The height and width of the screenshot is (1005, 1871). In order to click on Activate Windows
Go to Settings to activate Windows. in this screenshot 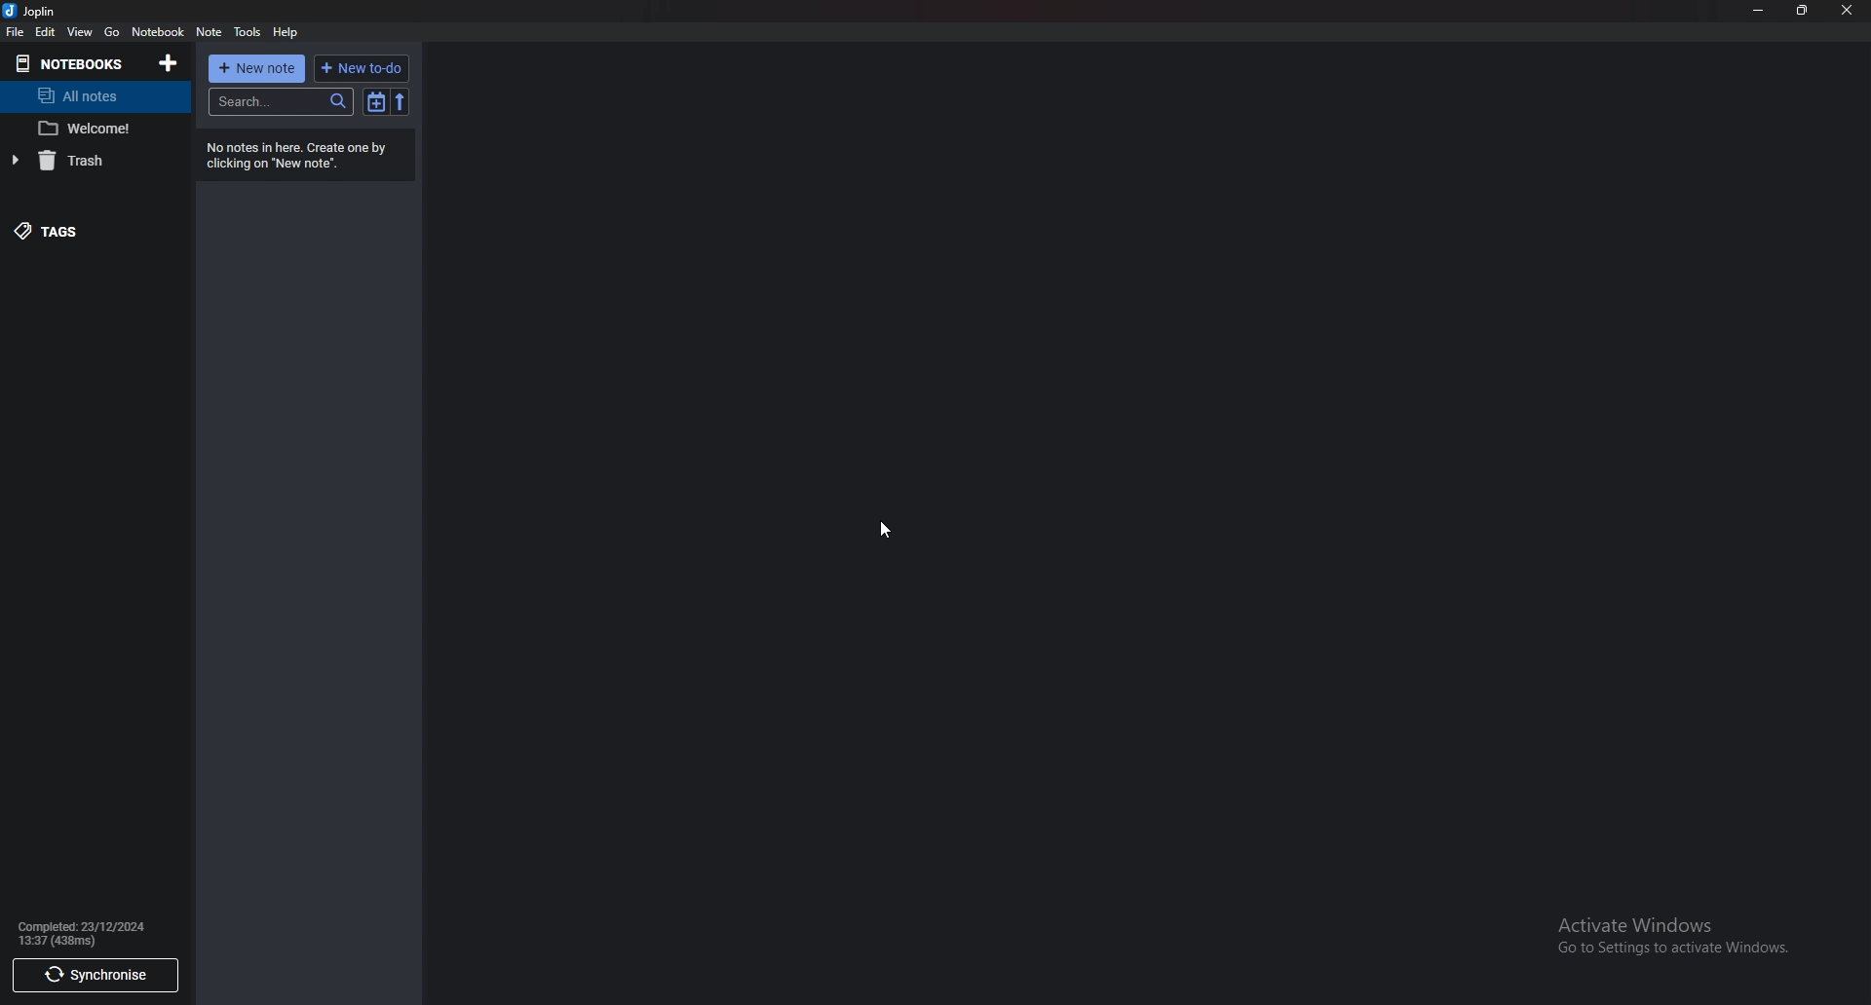, I will do `click(1675, 935)`.